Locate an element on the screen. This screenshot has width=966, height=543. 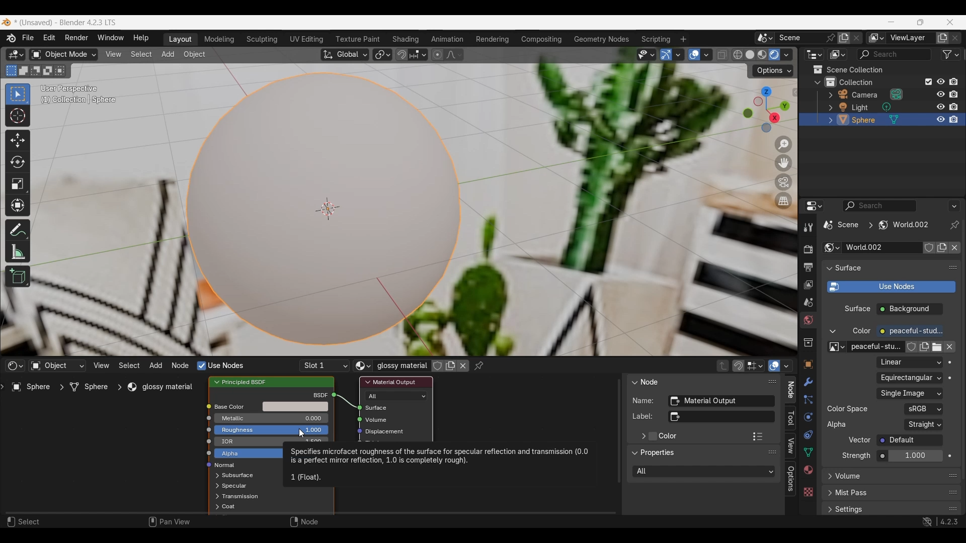
Amount of roughness in base is located at coordinates (271, 430).